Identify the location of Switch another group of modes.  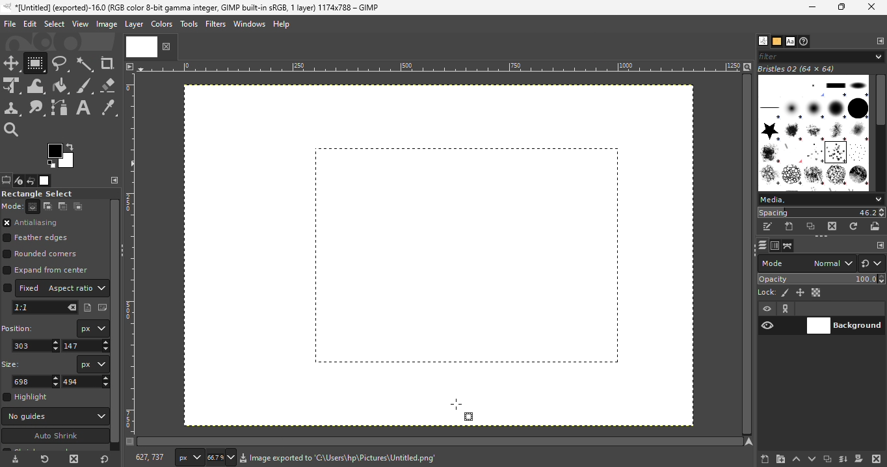
(873, 263).